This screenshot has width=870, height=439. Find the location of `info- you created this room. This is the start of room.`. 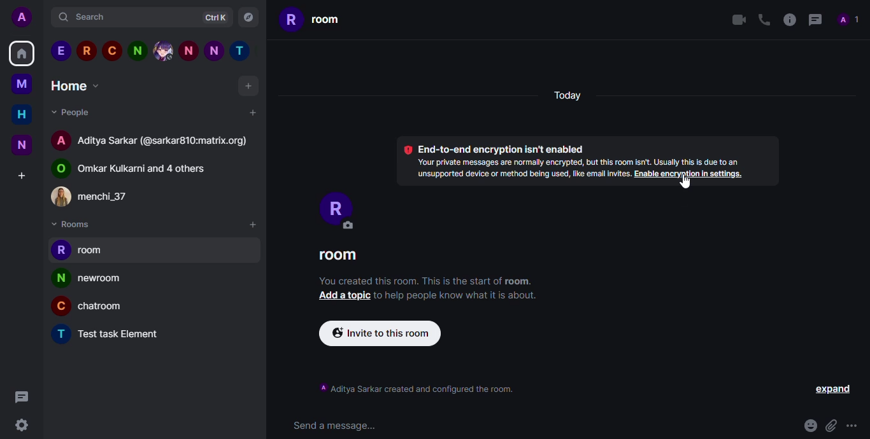

info- you created this room. This is the start of room. is located at coordinates (425, 281).